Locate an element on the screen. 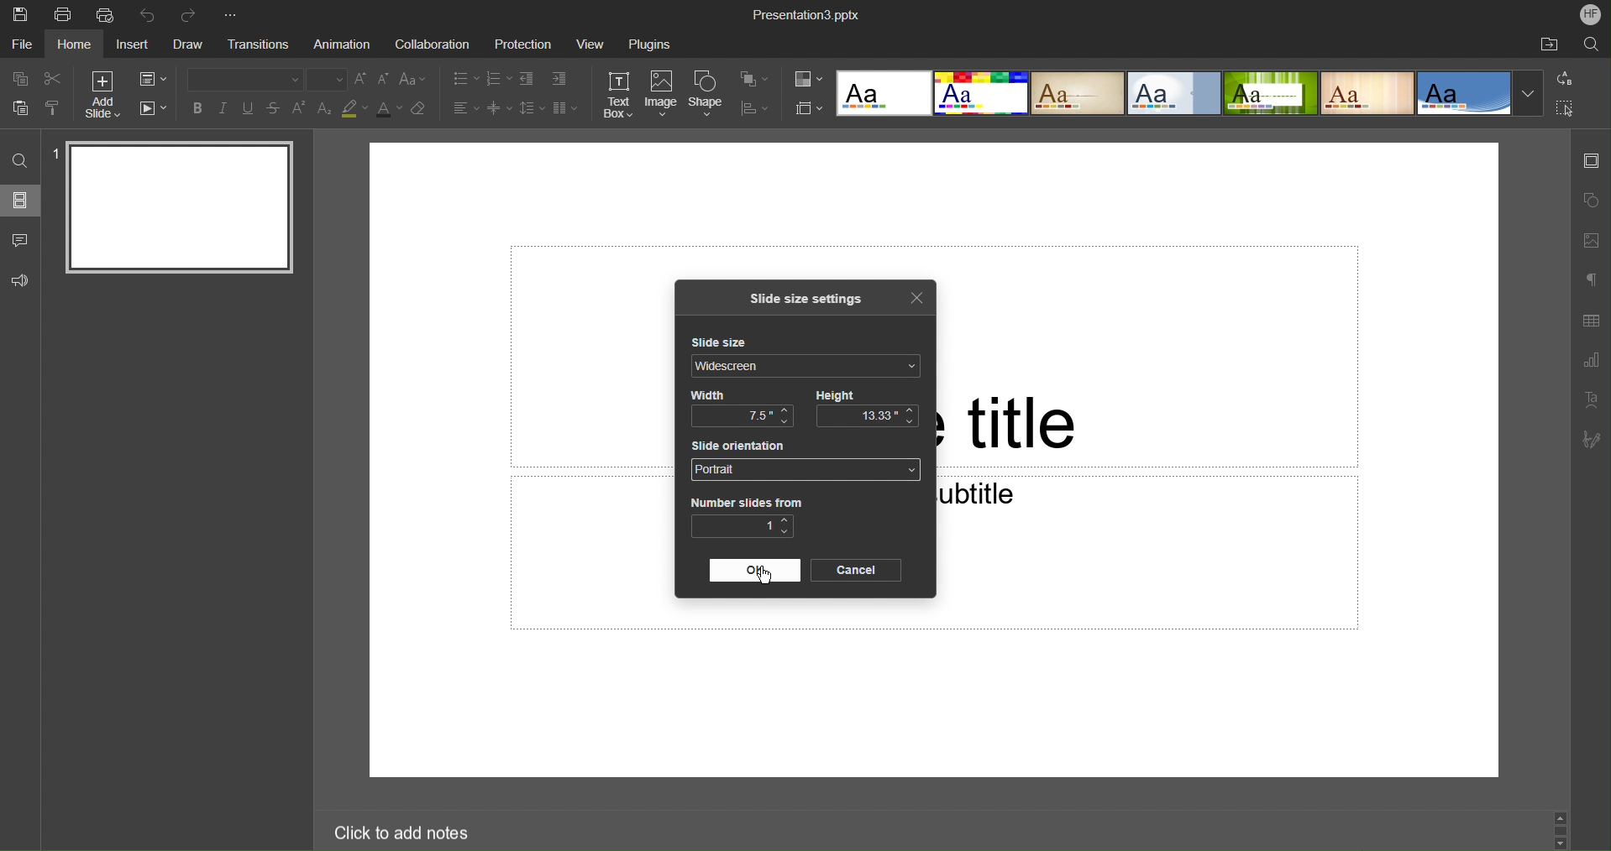 The image size is (1611, 851). Text Case is located at coordinates (414, 80).